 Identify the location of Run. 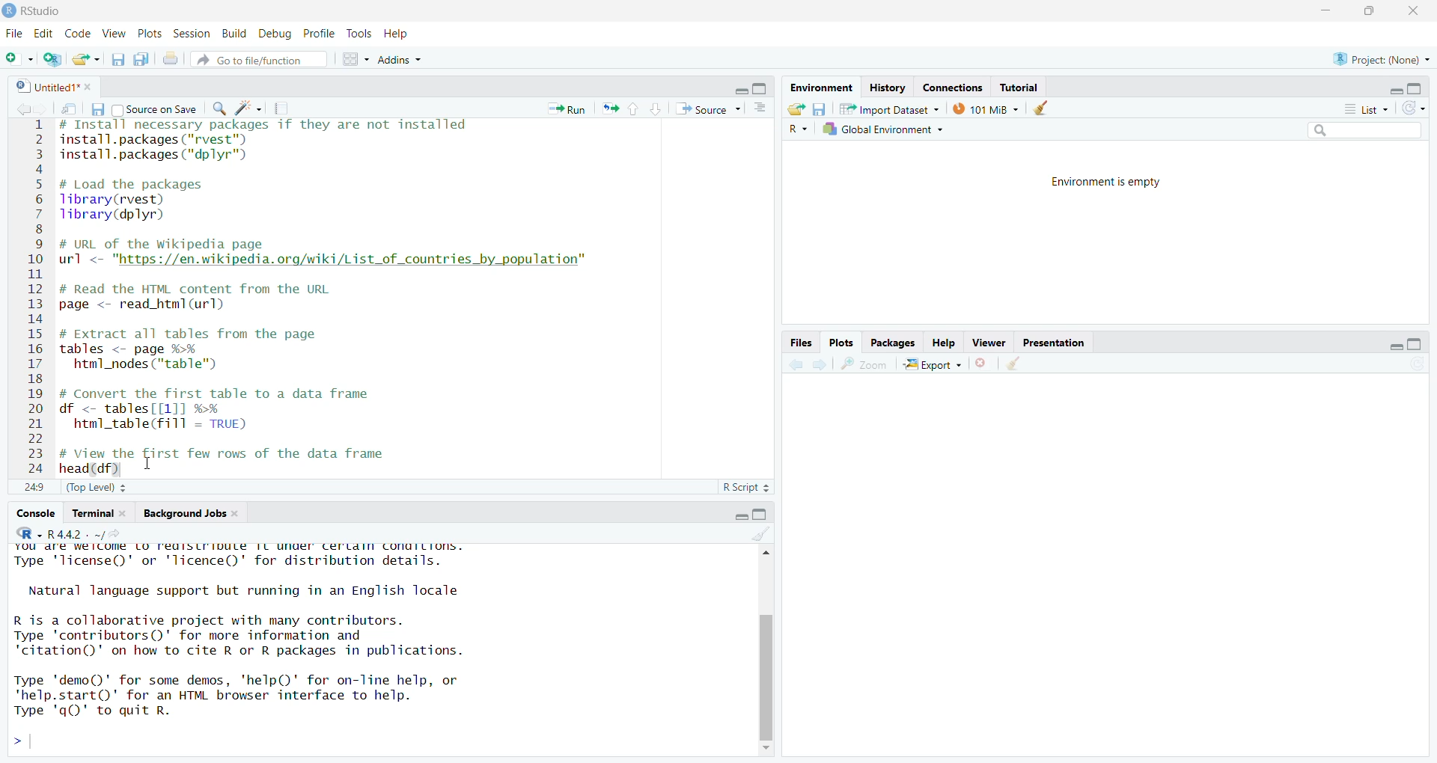
(566, 109).